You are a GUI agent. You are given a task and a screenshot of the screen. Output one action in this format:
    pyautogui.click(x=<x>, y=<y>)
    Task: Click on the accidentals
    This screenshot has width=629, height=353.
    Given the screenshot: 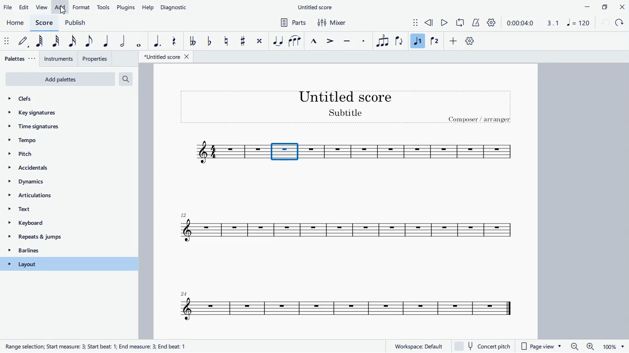 What is the action you would take?
    pyautogui.click(x=42, y=169)
    